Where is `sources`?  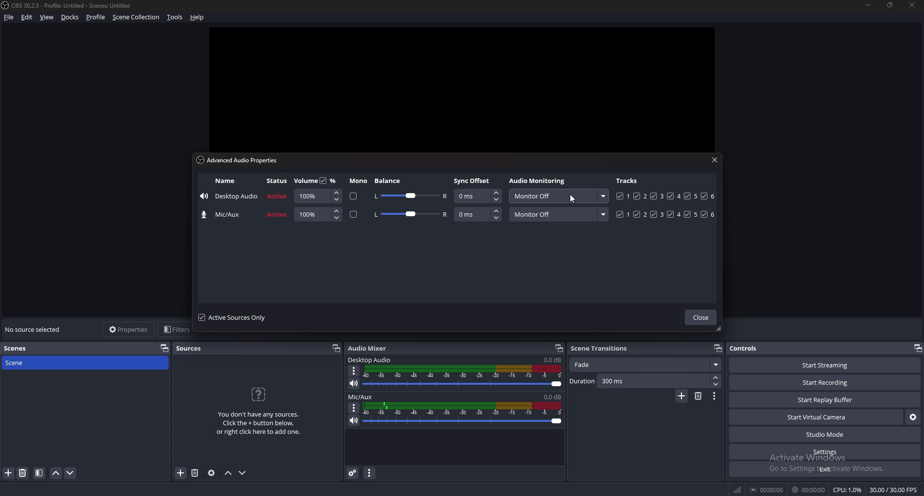
sources is located at coordinates (191, 348).